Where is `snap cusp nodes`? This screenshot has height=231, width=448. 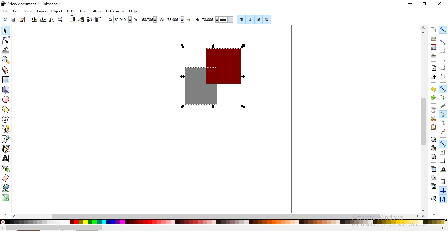
snap cusp nodes is located at coordinates (443, 115).